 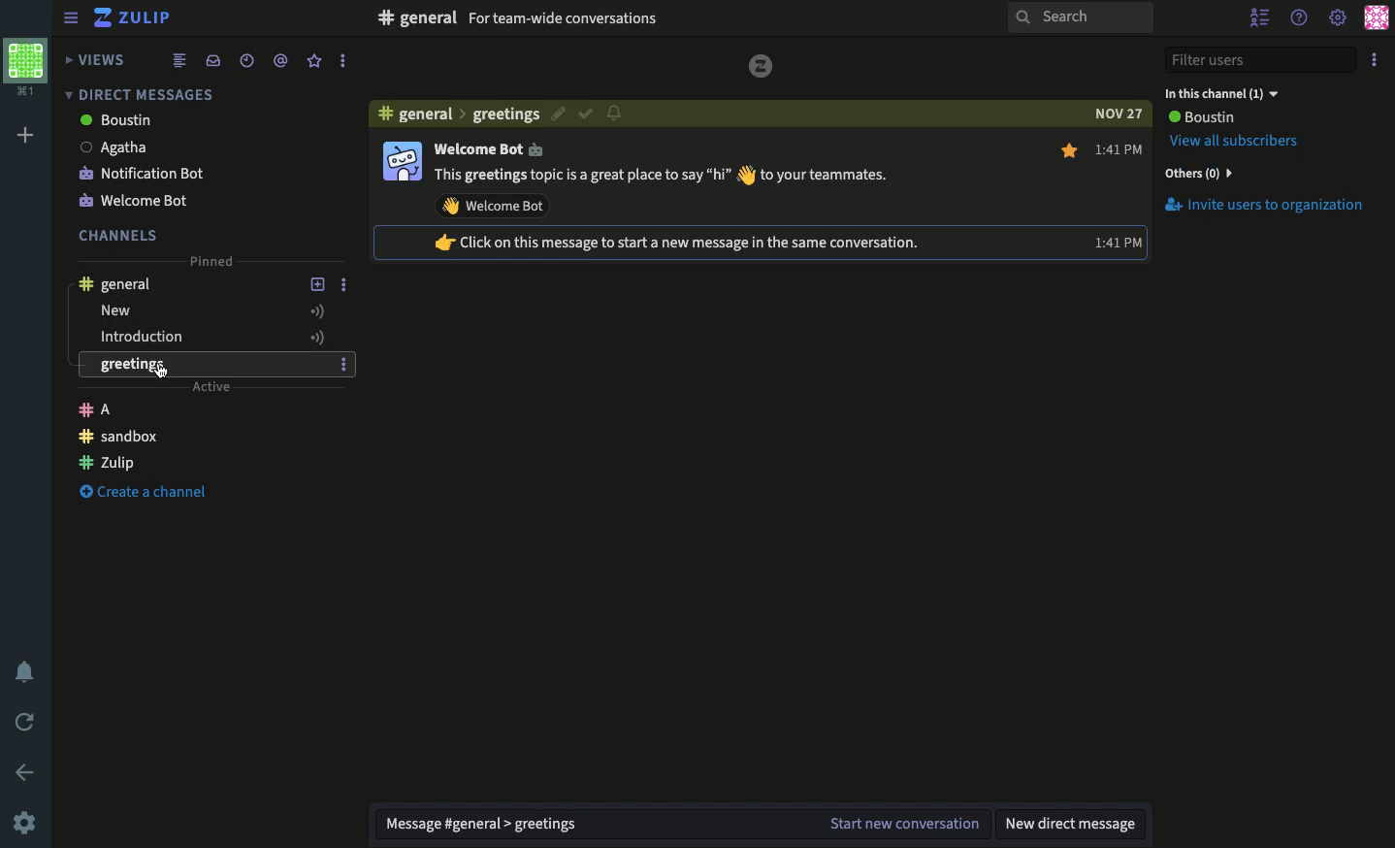 I want to click on #general, so click(x=412, y=114).